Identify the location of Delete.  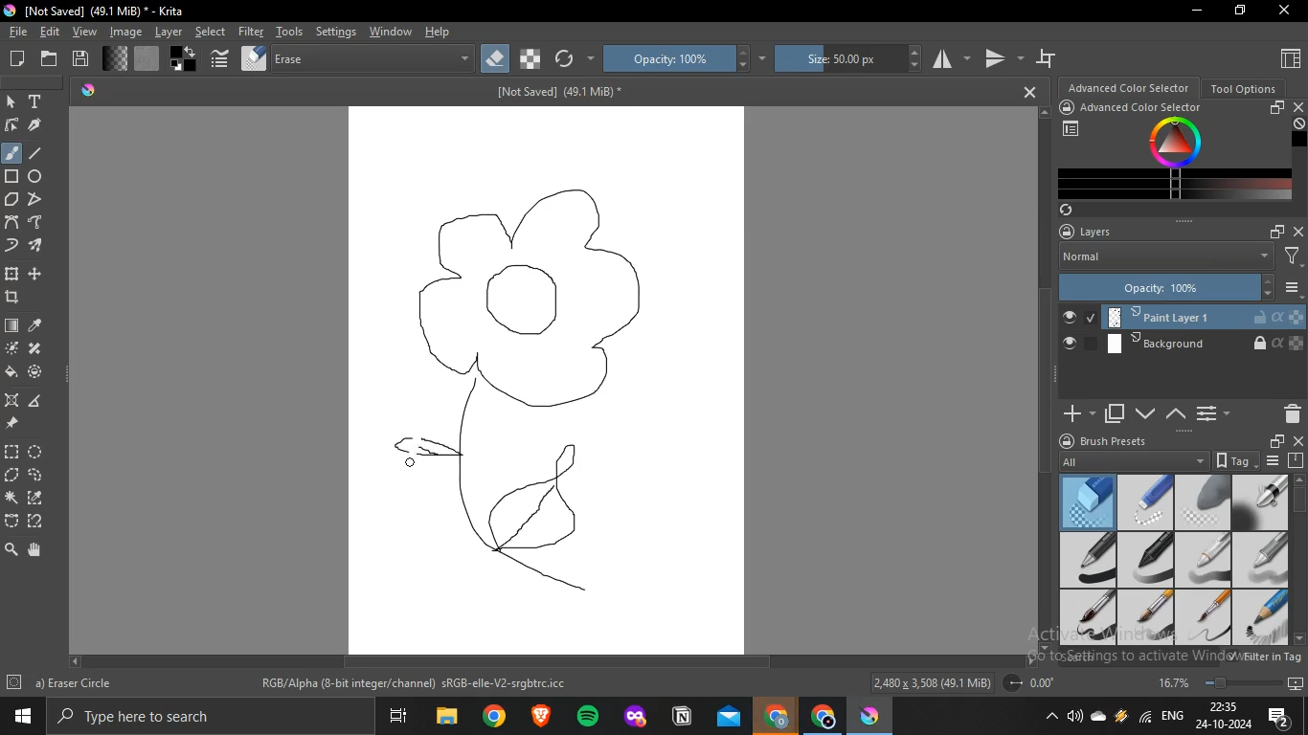
(1288, 414).